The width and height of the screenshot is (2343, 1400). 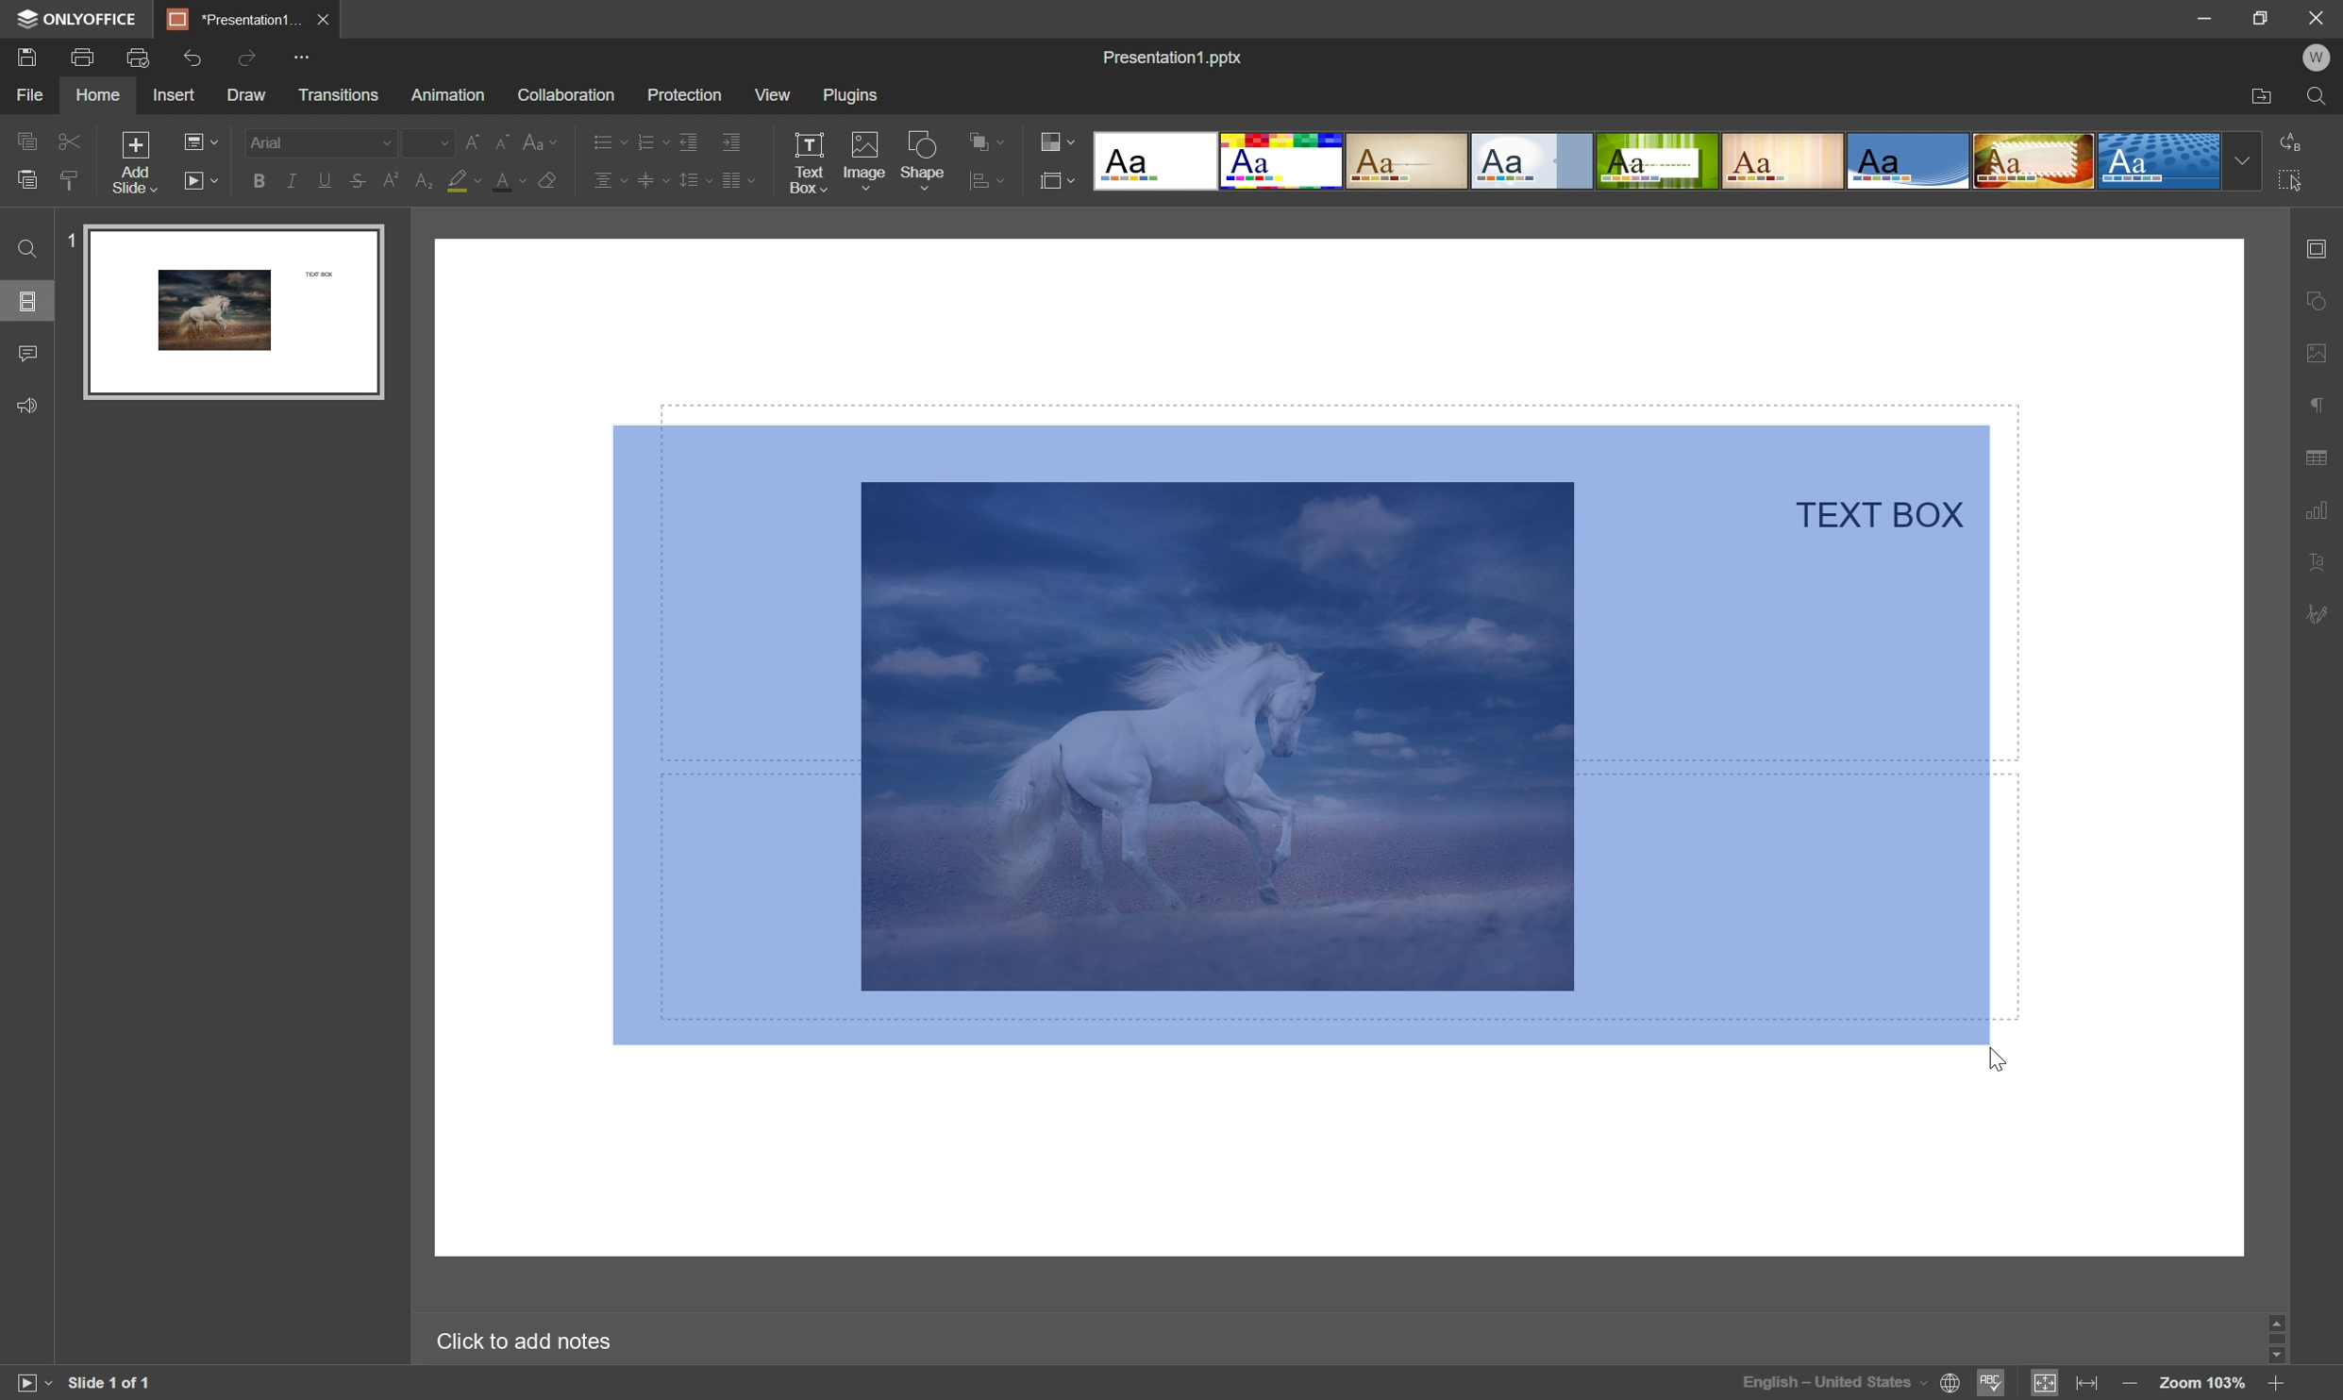 What do you see at coordinates (66, 237) in the screenshot?
I see `1` at bounding box center [66, 237].